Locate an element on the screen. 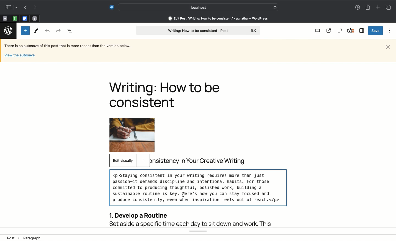 The height and width of the screenshot is (241, 396). Post is located at coordinates (14, 238).